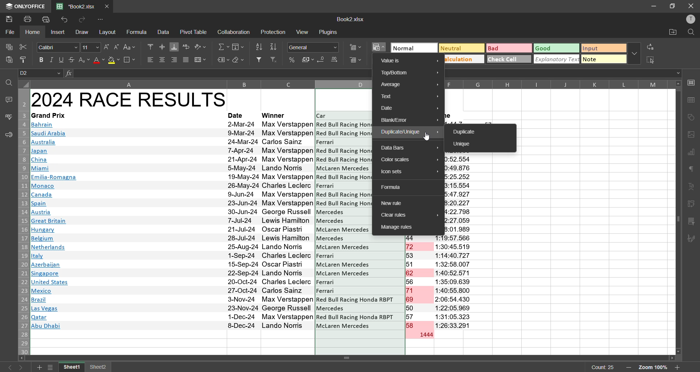 This screenshot has width=700, height=372. I want to click on increment size, so click(106, 47).